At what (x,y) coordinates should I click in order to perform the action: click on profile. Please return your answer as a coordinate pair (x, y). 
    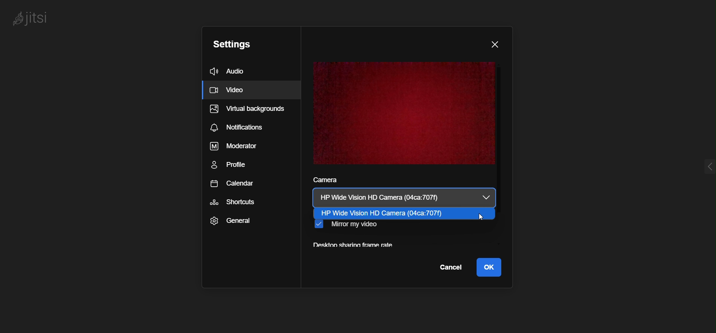
    Looking at the image, I should click on (236, 167).